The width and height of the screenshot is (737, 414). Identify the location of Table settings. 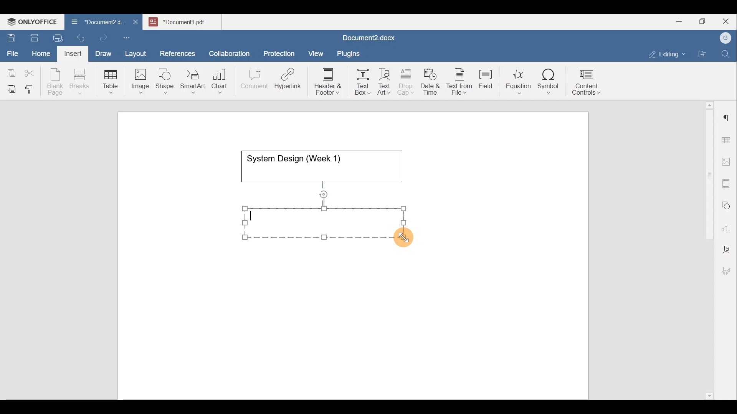
(727, 139).